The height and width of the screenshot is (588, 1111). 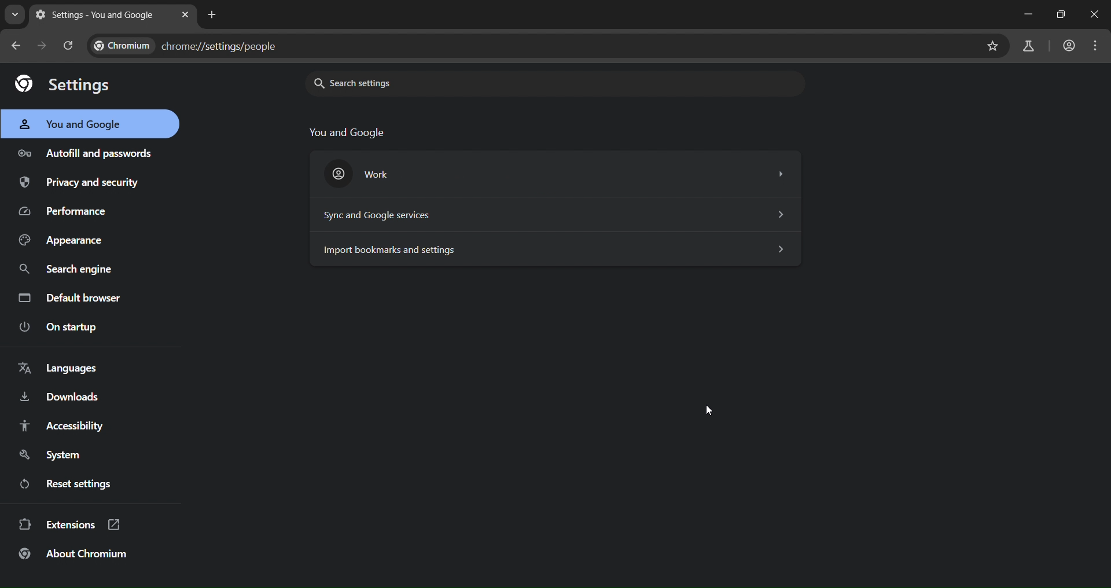 What do you see at coordinates (69, 44) in the screenshot?
I see `reload page` at bounding box center [69, 44].